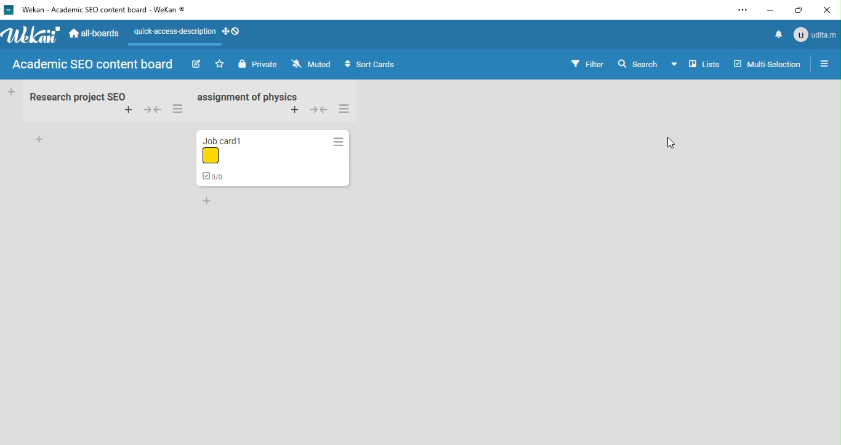 The width and height of the screenshot is (841, 445). Describe the element at coordinates (129, 111) in the screenshot. I see `add card` at that location.